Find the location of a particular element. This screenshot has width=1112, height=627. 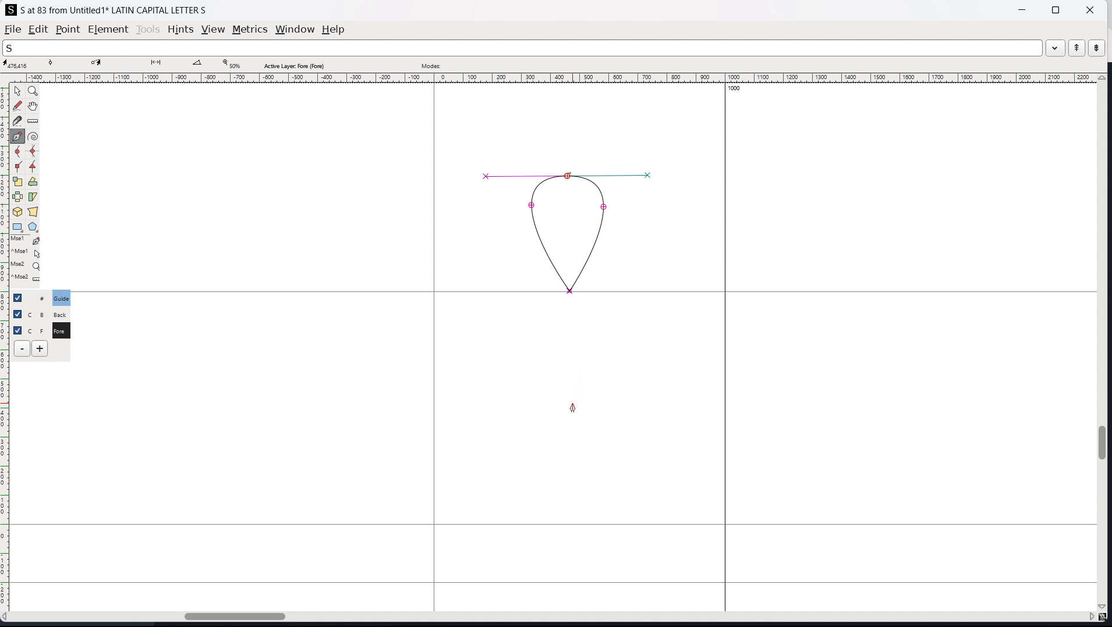

checkbox is located at coordinates (21, 297).